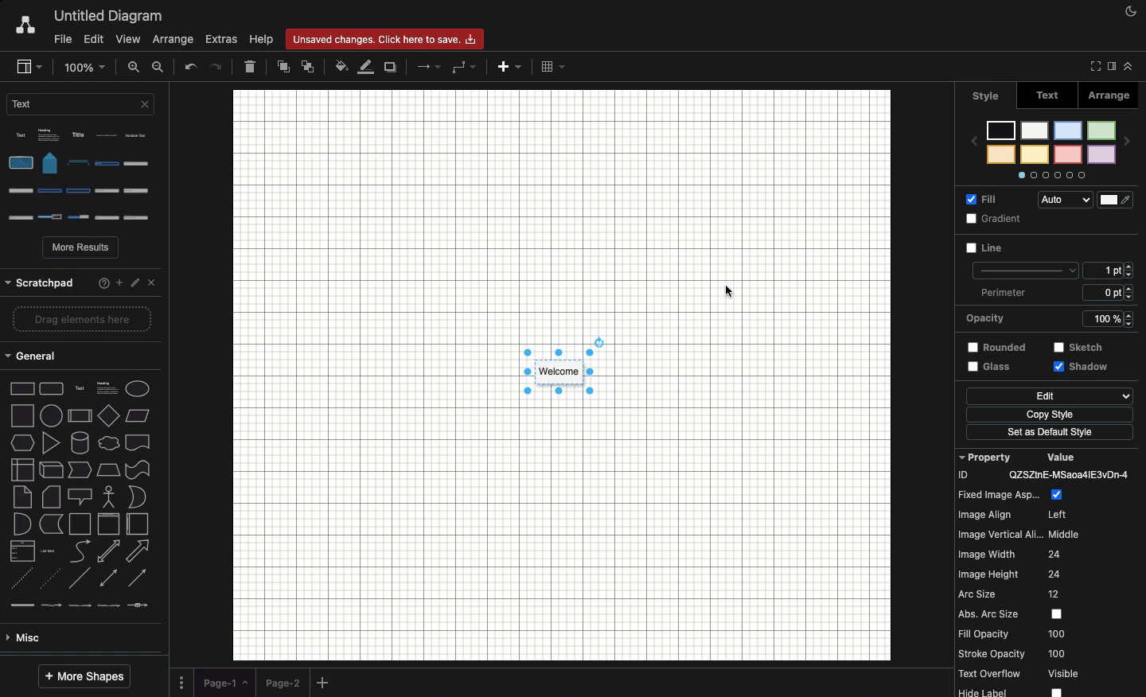  I want to click on Perimeter, so click(1053, 270).